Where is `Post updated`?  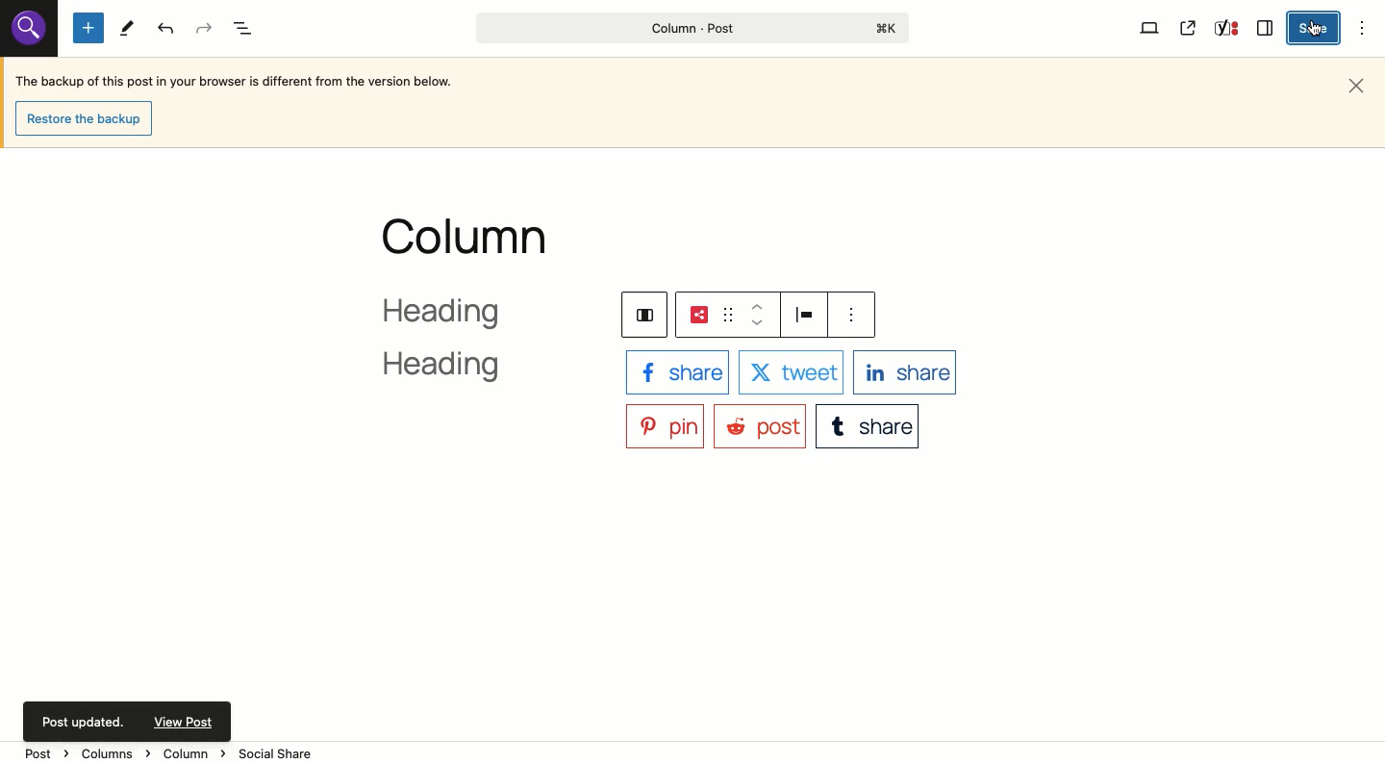 Post updated is located at coordinates (130, 719).